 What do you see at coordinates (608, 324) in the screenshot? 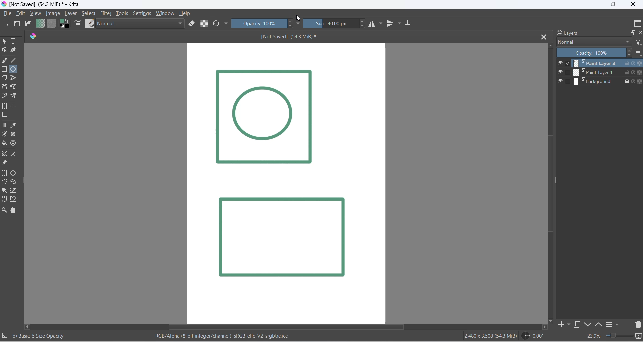
I see `options` at bounding box center [608, 324].